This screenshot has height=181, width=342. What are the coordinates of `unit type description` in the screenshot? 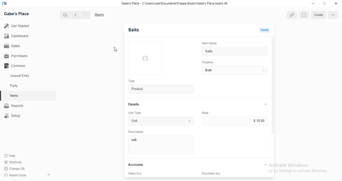 It's located at (189, 121).